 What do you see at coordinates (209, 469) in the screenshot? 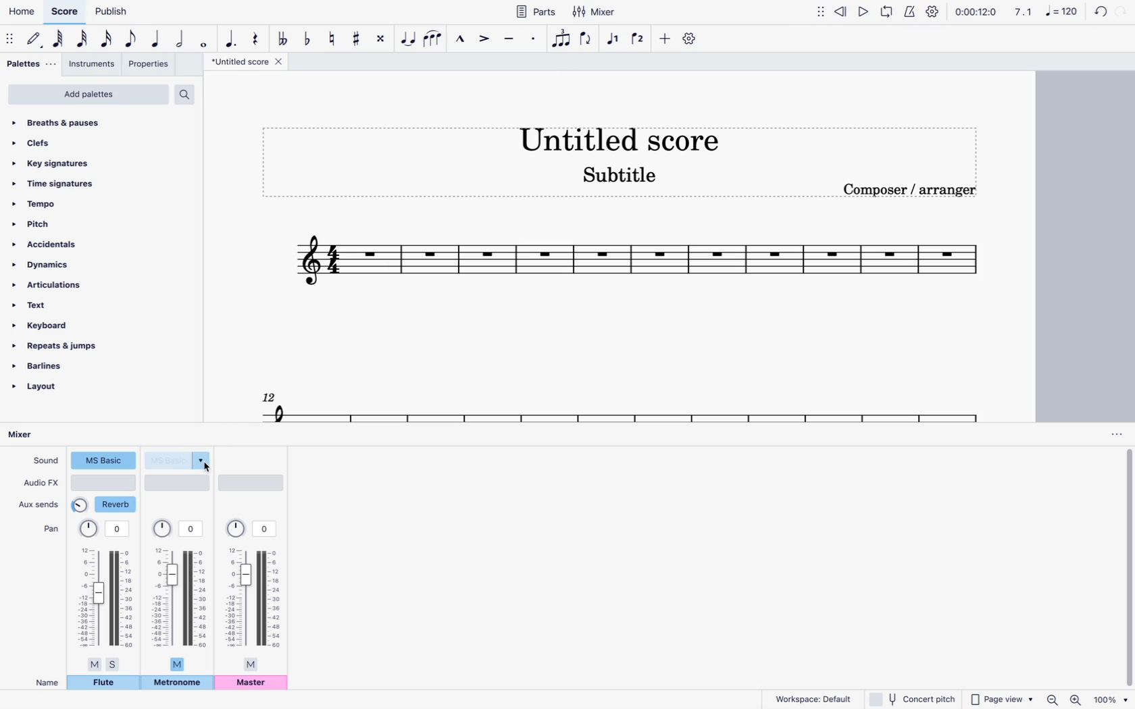
I see `cursor` at bounding box center [209, 469].